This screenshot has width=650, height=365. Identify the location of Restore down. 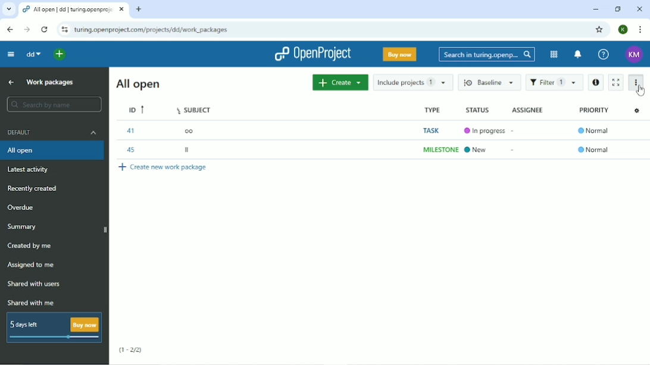
(620, 10).